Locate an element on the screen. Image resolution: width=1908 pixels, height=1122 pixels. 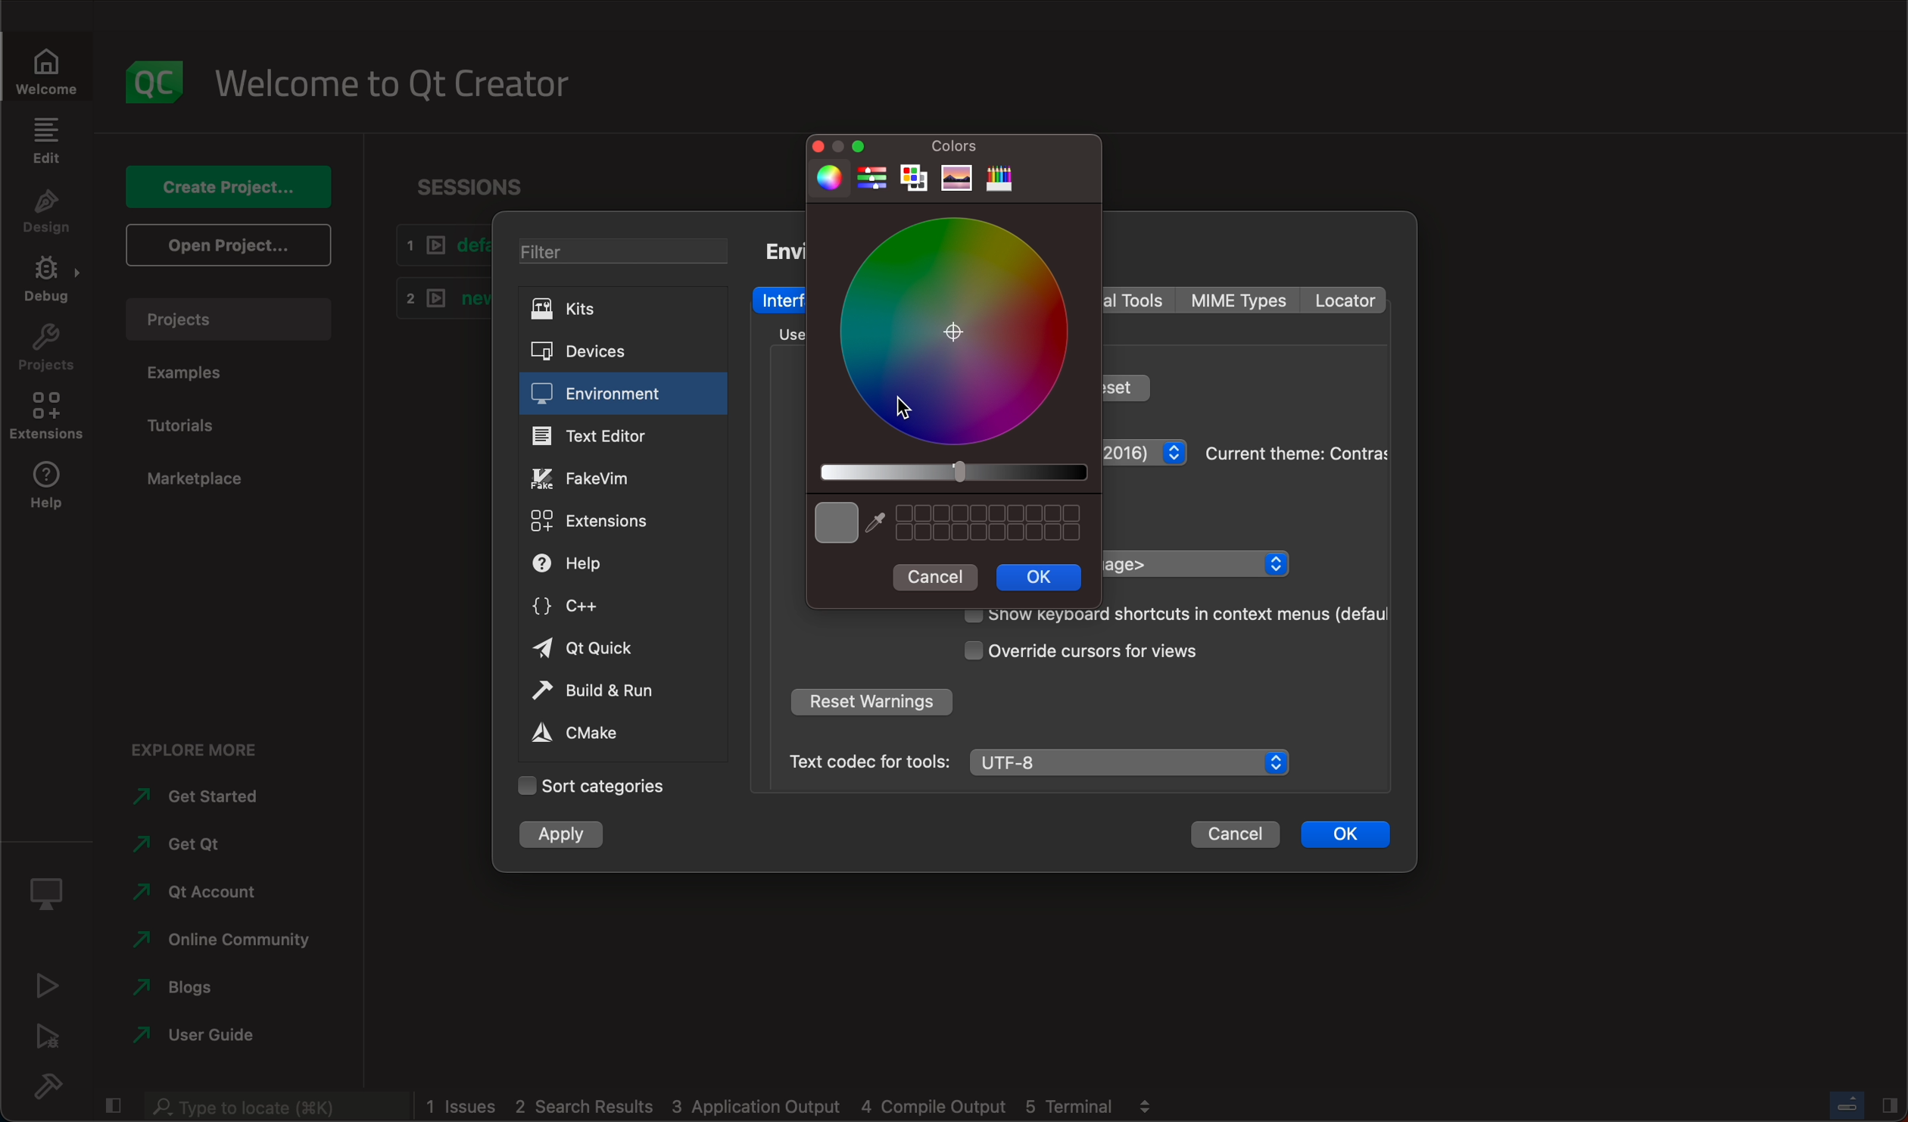
get is located at coordinates (192, 840).